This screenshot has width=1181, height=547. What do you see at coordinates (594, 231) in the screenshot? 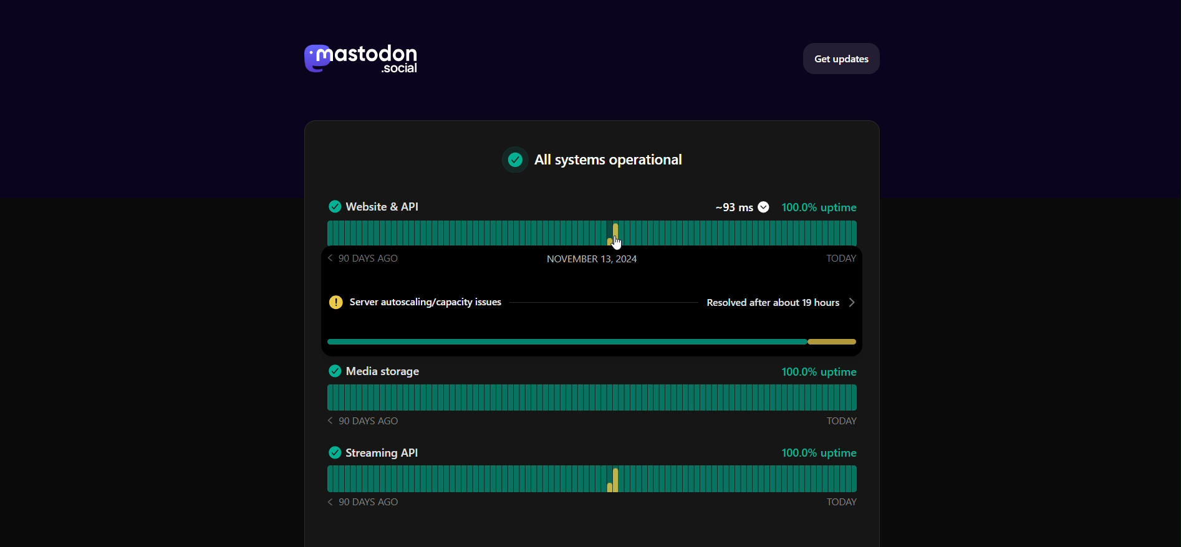
I see `website and API status` at bounding box center [594, 231].